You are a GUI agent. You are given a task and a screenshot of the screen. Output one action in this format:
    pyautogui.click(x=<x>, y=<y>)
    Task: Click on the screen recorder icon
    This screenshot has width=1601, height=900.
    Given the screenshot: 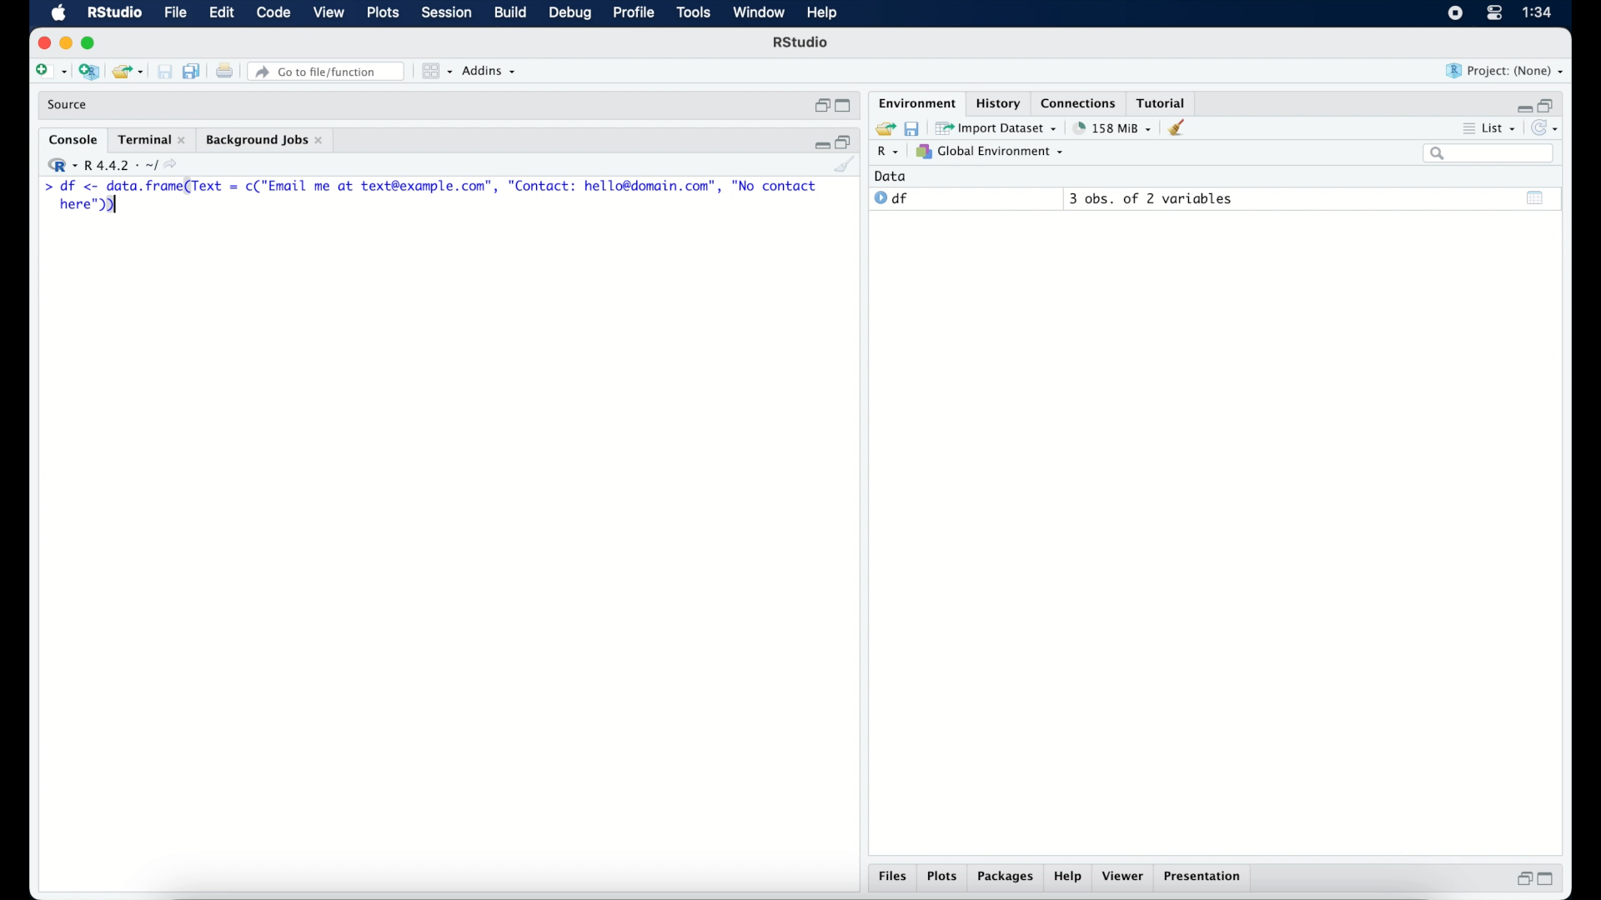 What is the action you would take?
    pyautogui.click(x=1454, y=13)
    